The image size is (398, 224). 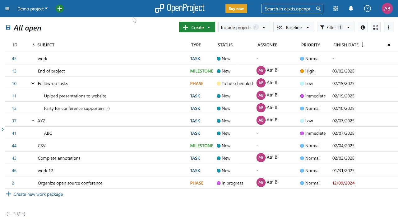 I want to click on task titled "CSV", so click(x=203, y=157).